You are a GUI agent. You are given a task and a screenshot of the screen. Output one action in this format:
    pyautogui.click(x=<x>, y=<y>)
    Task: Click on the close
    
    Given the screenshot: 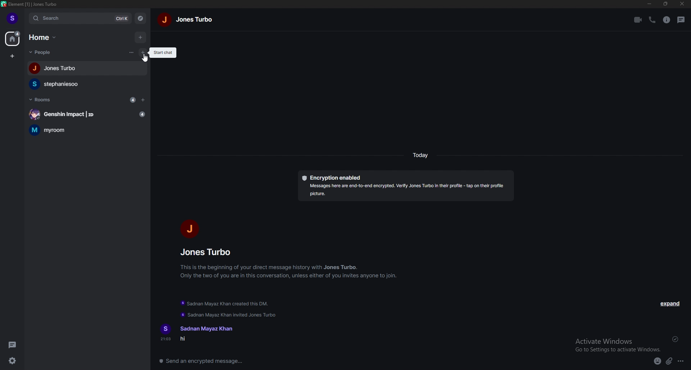 What is the action you would take?
    pyautogui.click(x=681, y=4)
    